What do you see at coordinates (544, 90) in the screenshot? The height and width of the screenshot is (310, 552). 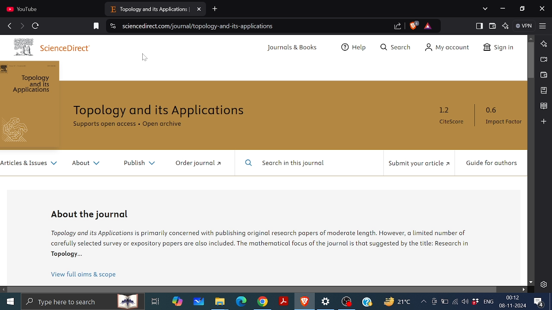 I see `Bookmarks` at bounding box center [544, 90].